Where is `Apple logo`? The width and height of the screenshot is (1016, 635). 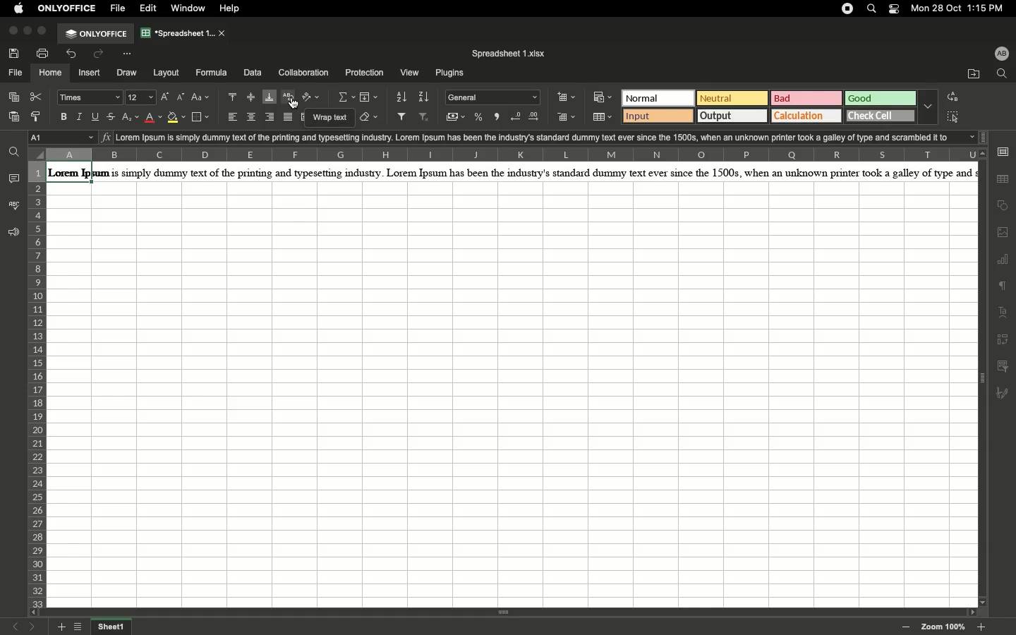 Apple logo is located at coordinates (20, 9).